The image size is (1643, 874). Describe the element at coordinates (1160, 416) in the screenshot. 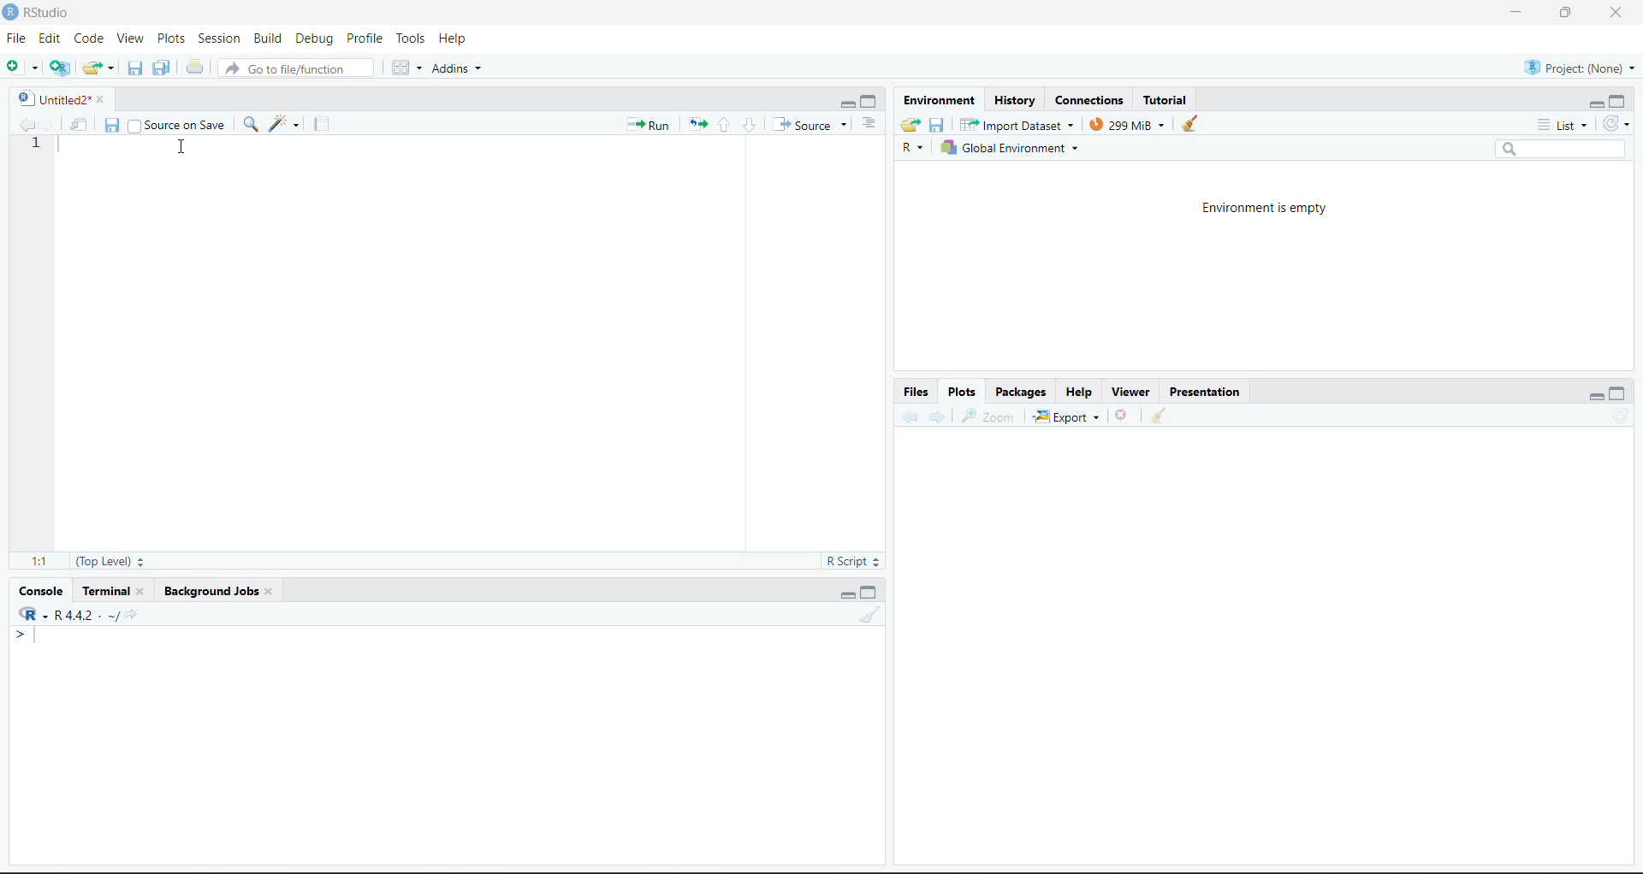

I see `clear all plots` at that location.